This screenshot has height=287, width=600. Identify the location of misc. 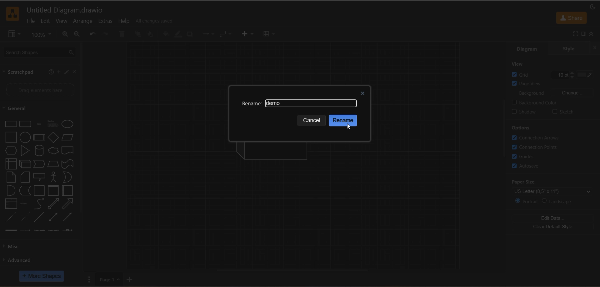
(17, 246).